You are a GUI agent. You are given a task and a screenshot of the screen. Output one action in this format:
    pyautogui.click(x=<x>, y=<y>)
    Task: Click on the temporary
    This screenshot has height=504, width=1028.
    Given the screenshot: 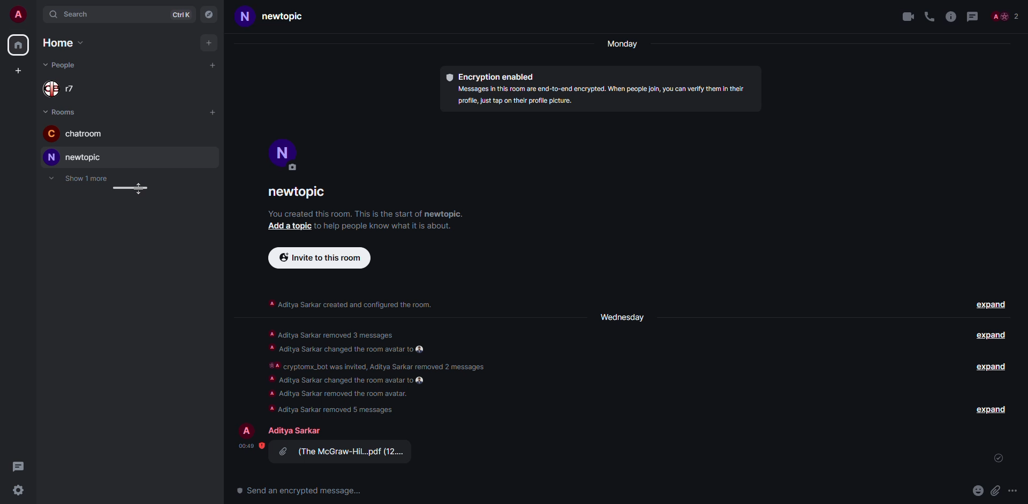 What is the action you would take?
    pyautogui.click(x=79, y=178)
    